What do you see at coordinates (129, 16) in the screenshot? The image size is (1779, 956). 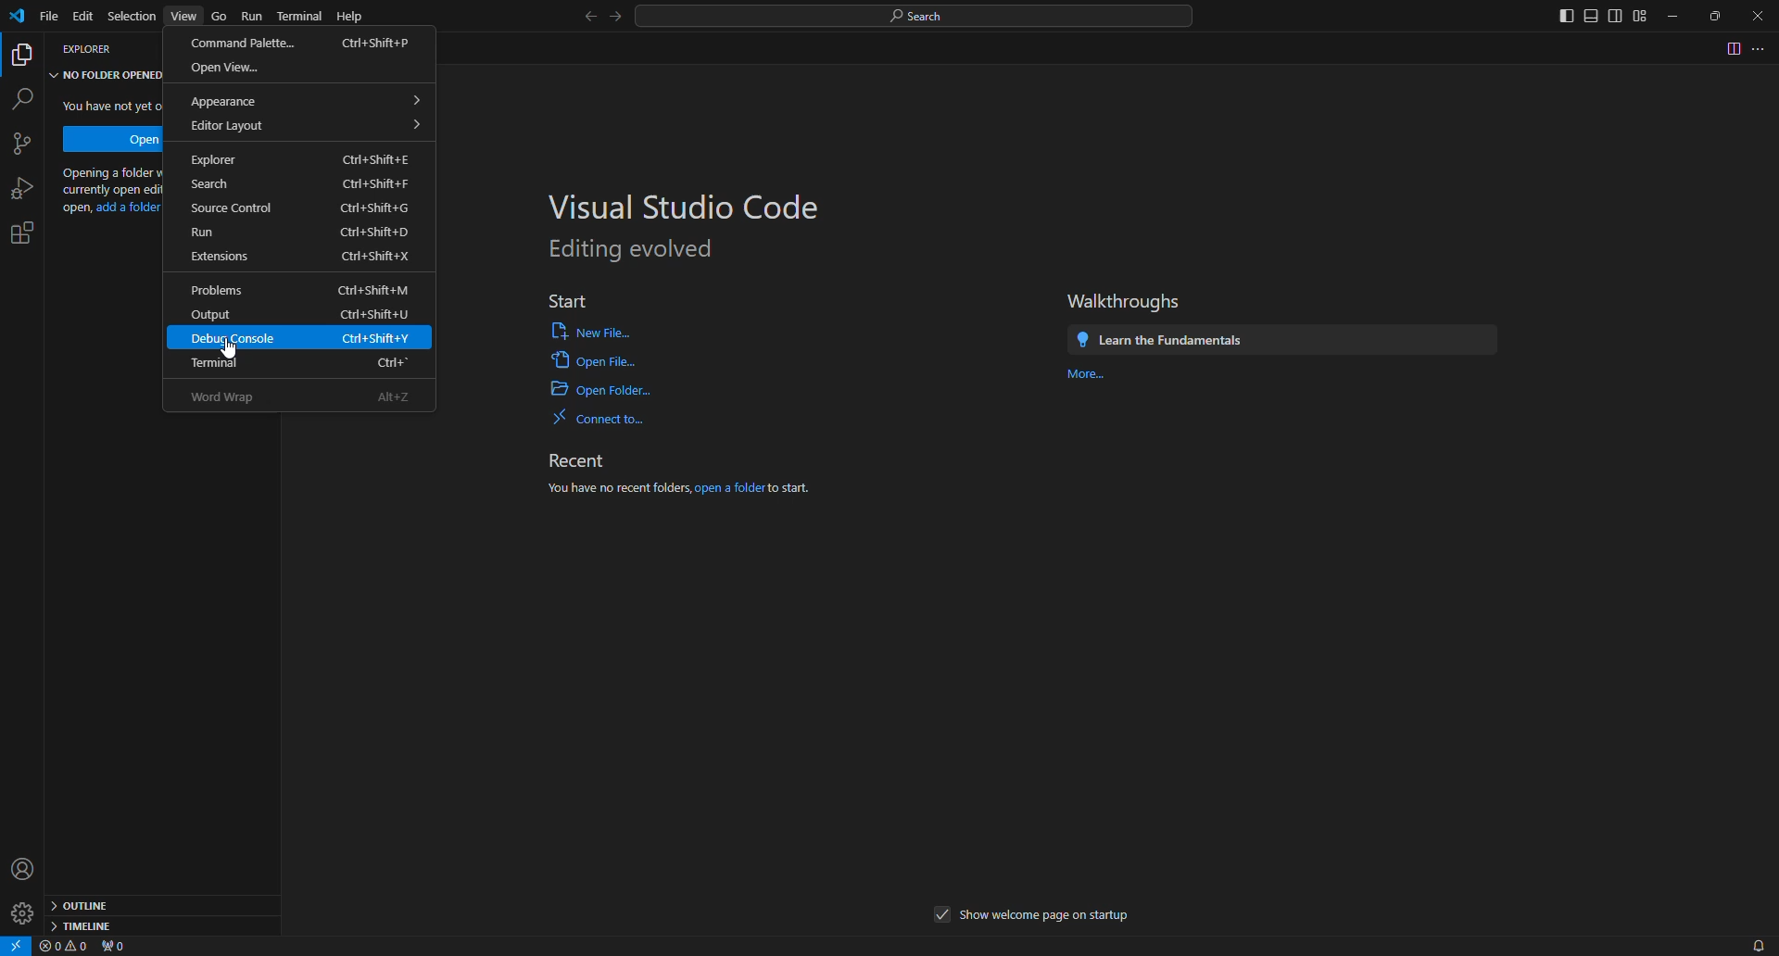 I see `Selection` at bounding box center [129, 16].